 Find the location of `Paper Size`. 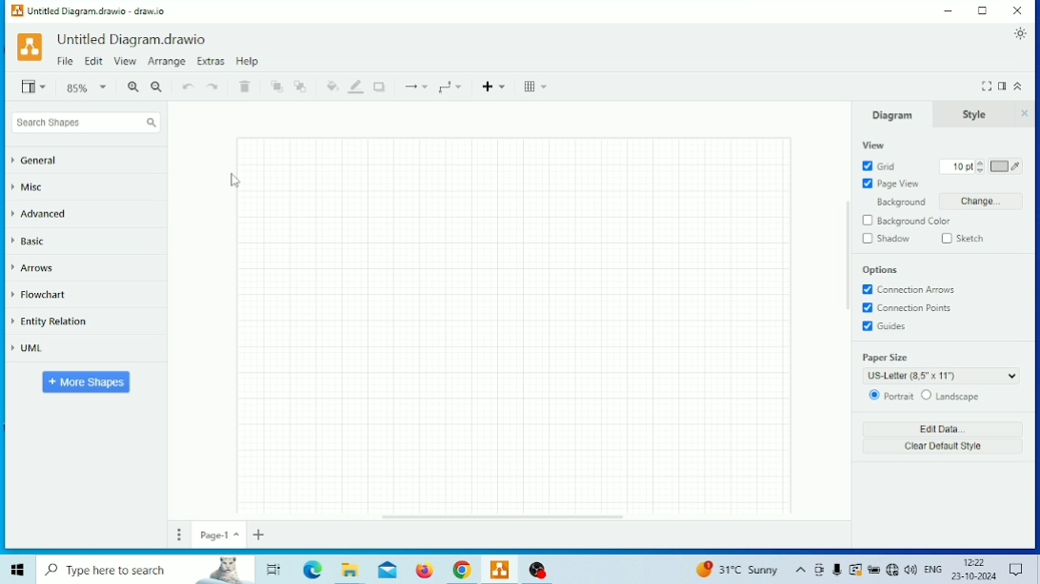

Paper Size is located at coordinates (940, 367).